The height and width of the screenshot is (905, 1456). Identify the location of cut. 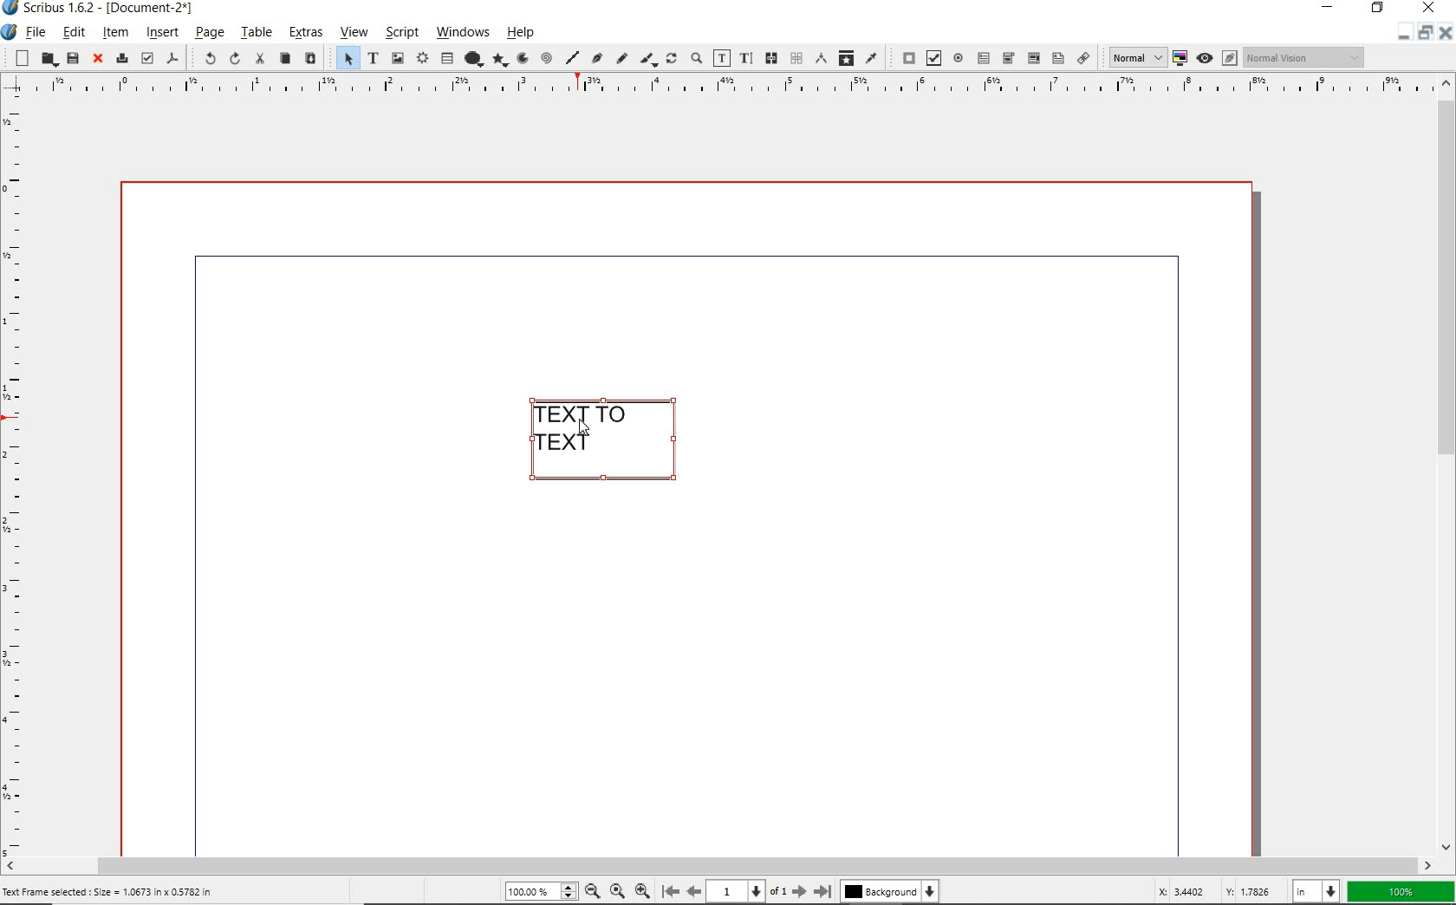
(258, 59).